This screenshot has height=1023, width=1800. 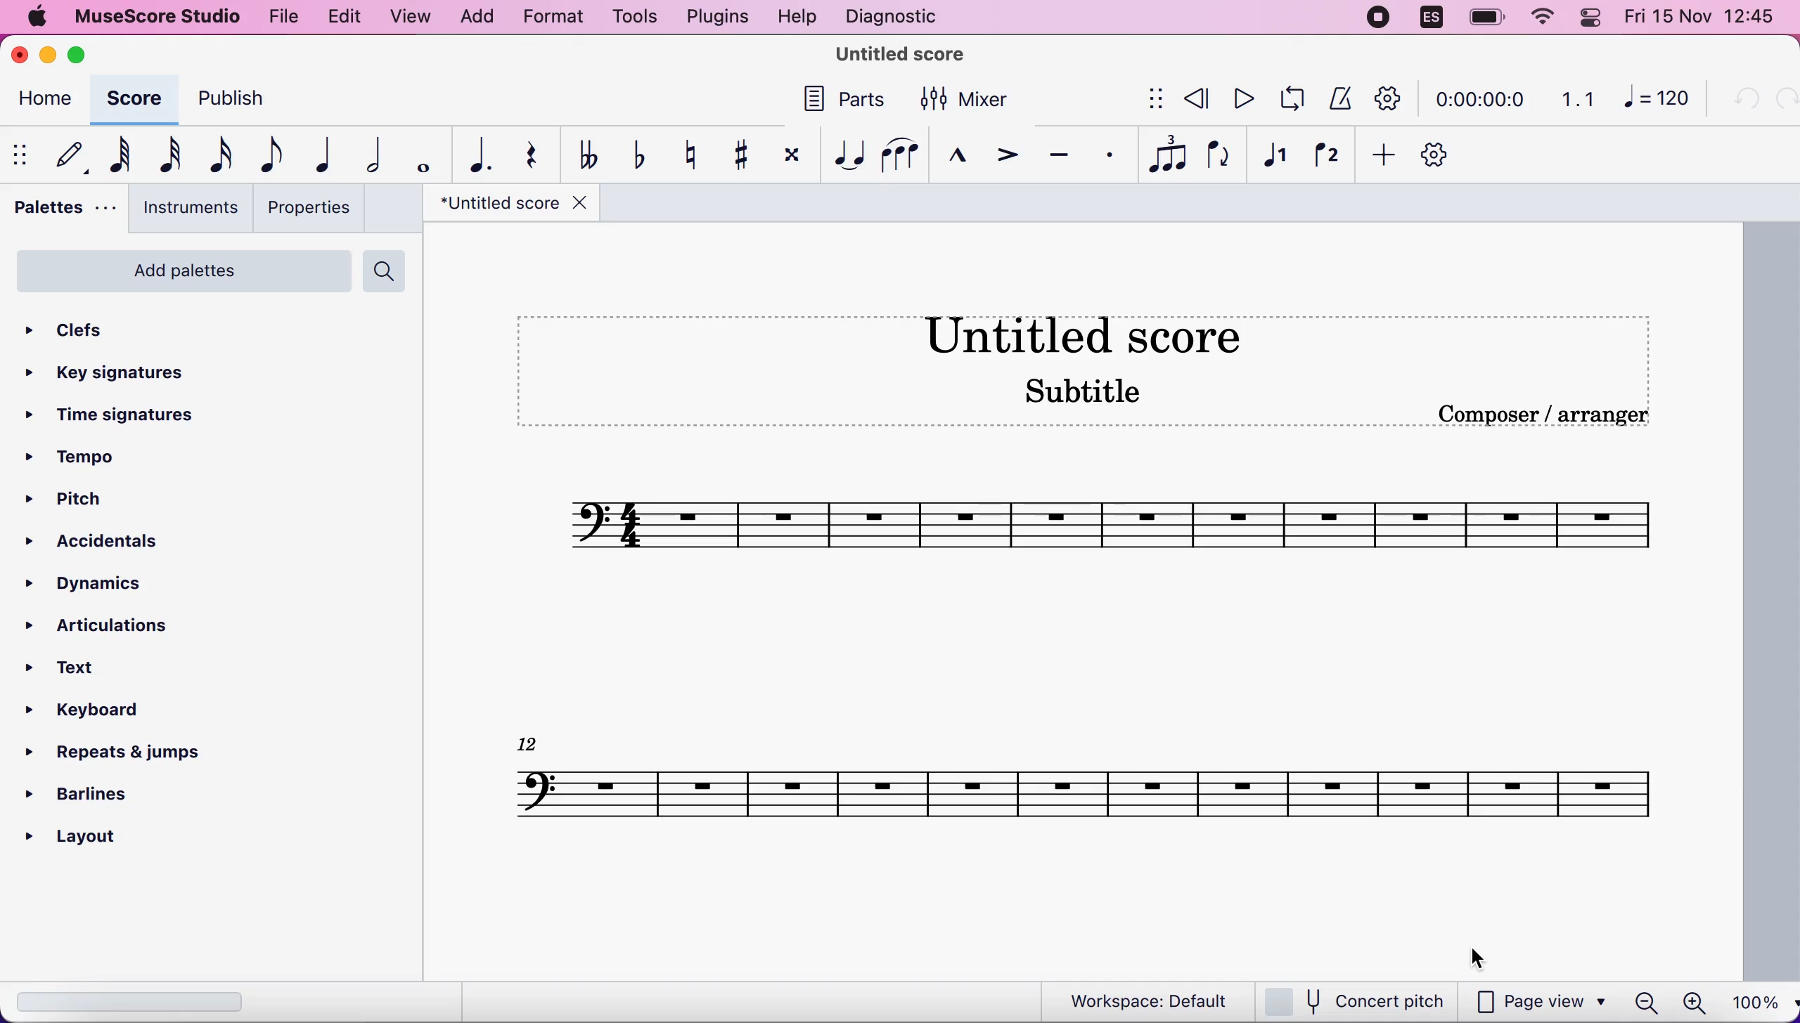 I want to click on Search, so click(x=387, y=270).